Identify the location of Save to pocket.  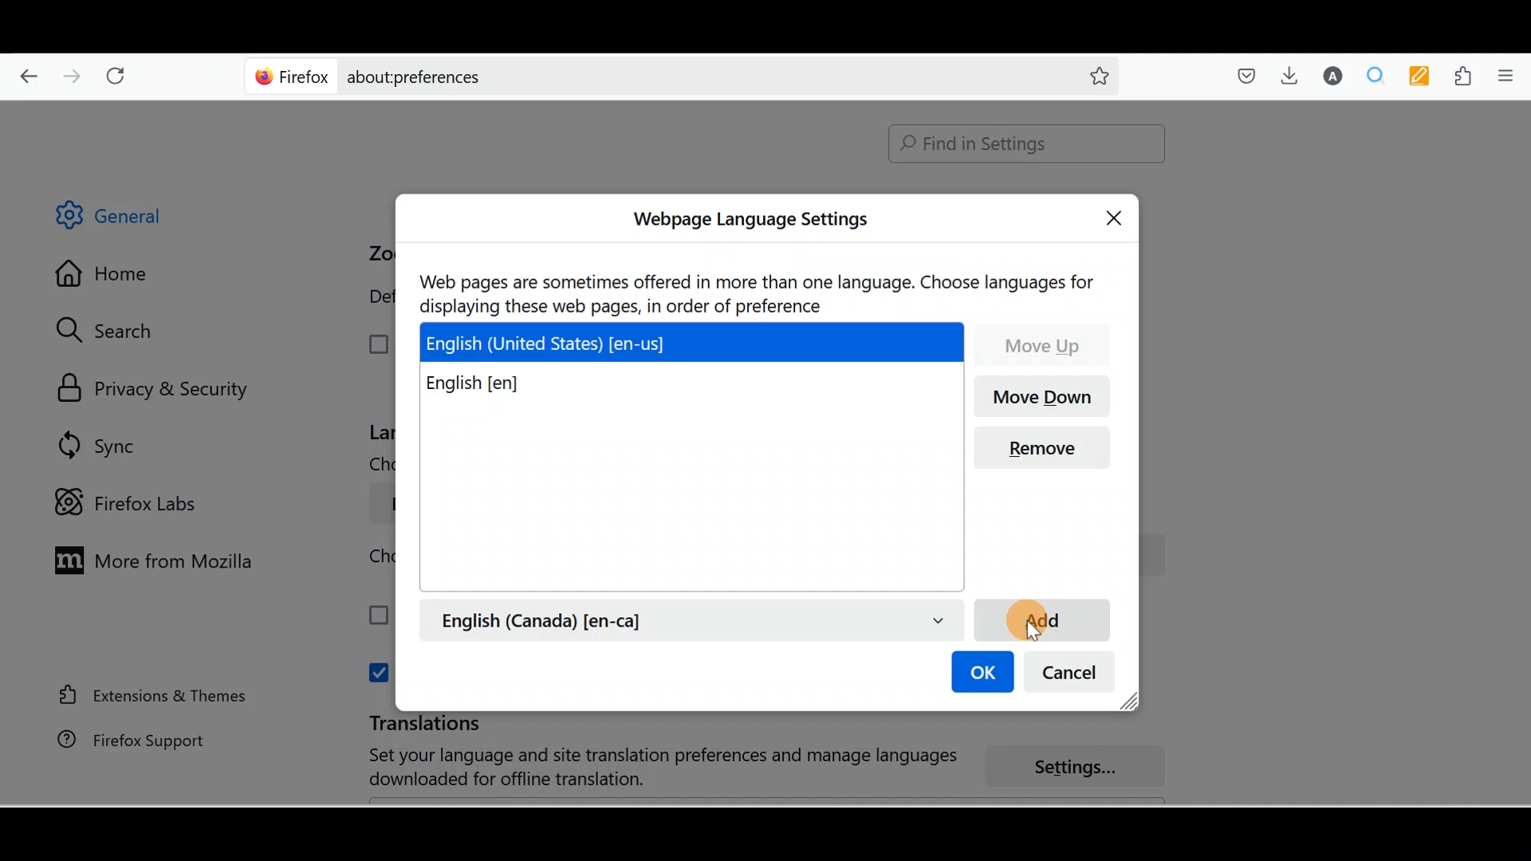
(1241, 77).